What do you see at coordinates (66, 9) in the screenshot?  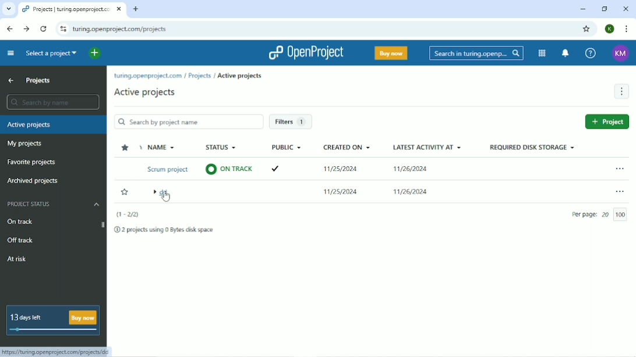 I see `Projects | turing.openproject.com` at bounding box center [66, 9].